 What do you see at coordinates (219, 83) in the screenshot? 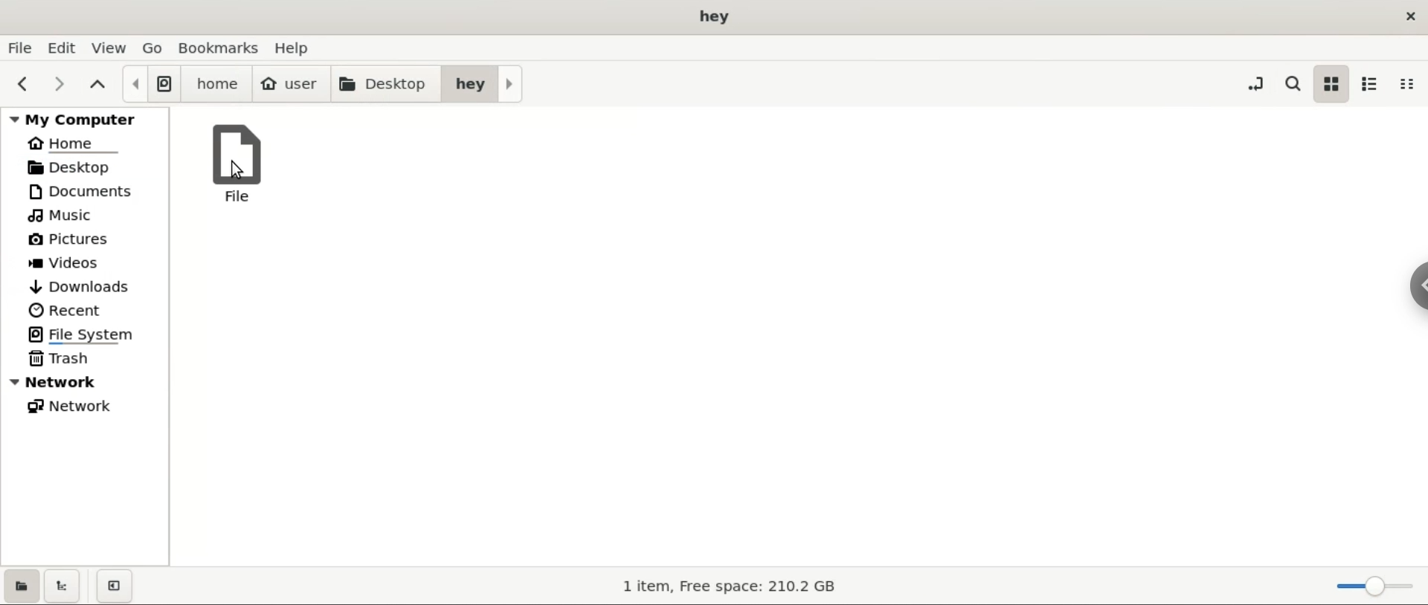
I see `home` at bounding box center [219, 83].